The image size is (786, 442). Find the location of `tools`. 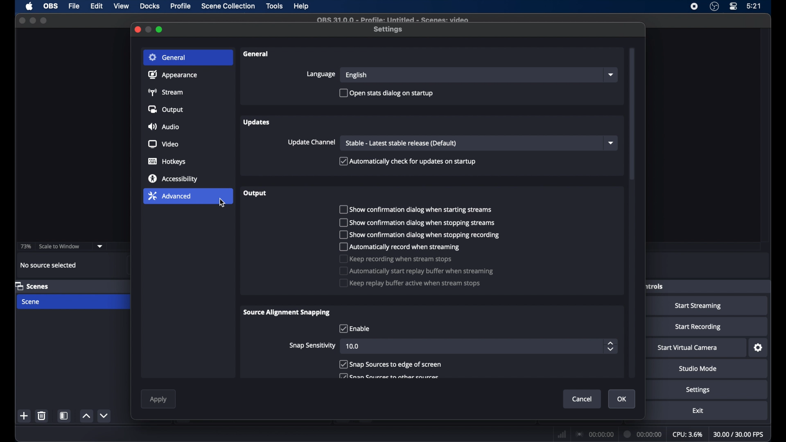

tools is located at coordinates (275, 6).